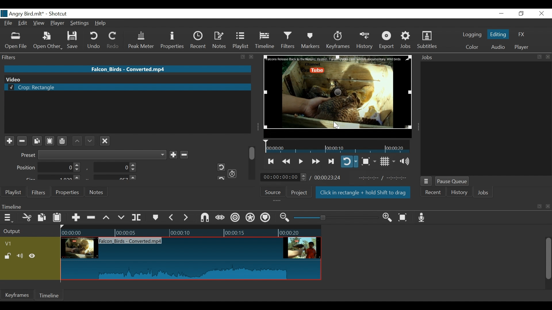 The width and height of the screenshot is (552, 310). What do you see at coordinates (429, 58) in the screenshot?
I see `Jobs` at bounding box center [429, 58].